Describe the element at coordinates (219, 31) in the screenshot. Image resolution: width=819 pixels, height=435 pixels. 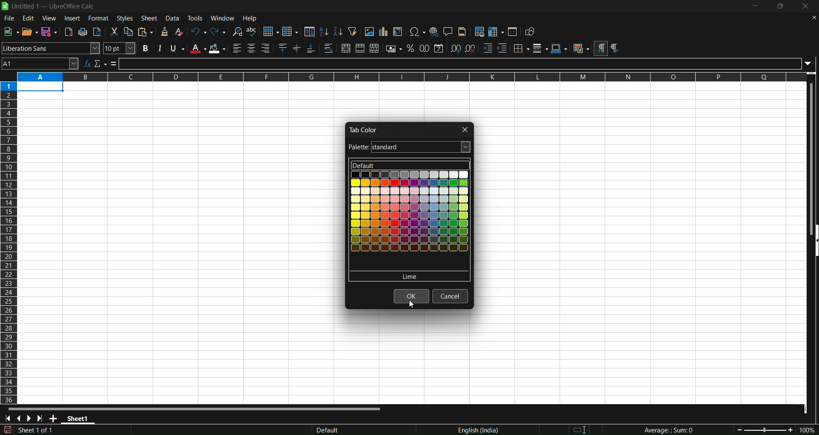
I see `redo` at that location.